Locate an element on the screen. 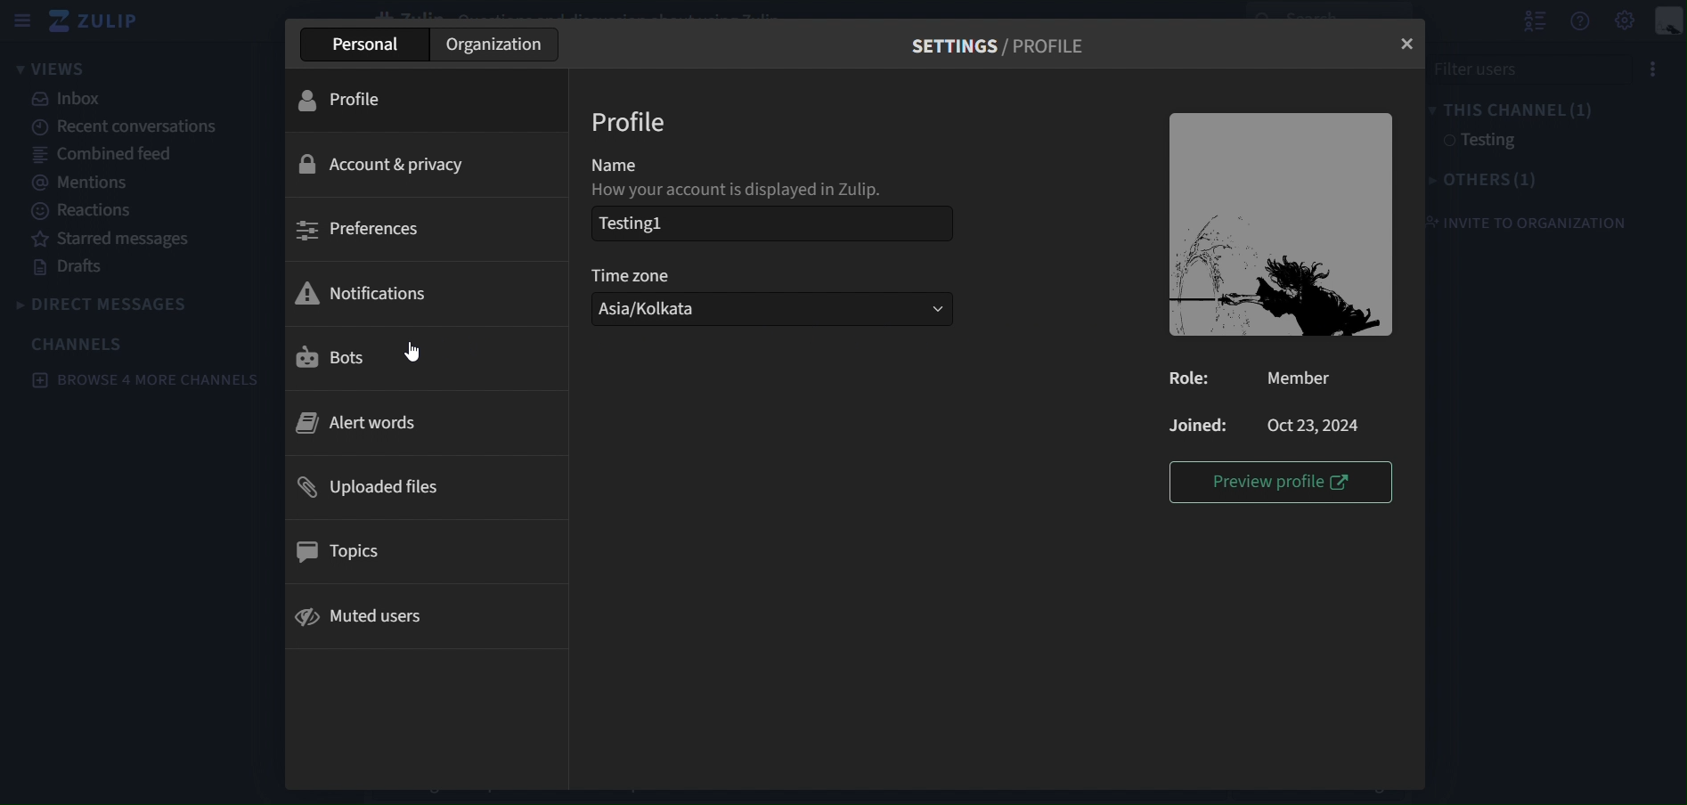 The width and height of the screenshot is (1687, 805). profile is located at coordinates (636, 121).